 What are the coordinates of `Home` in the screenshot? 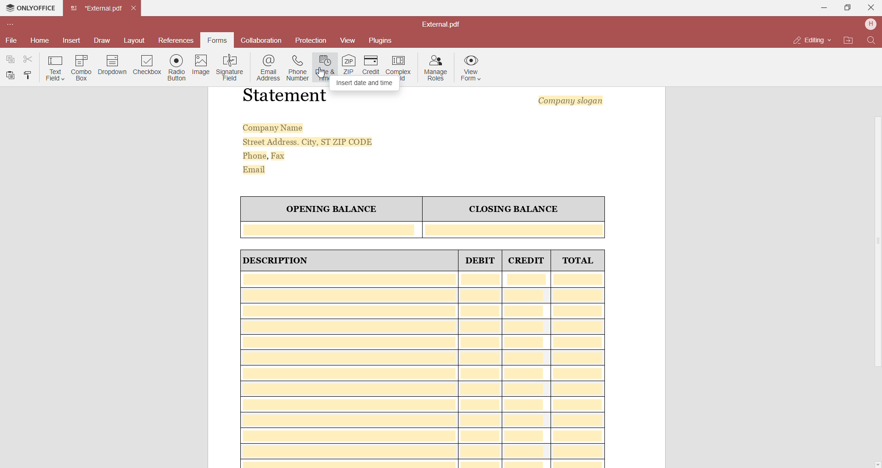 It's located at (40, 41).